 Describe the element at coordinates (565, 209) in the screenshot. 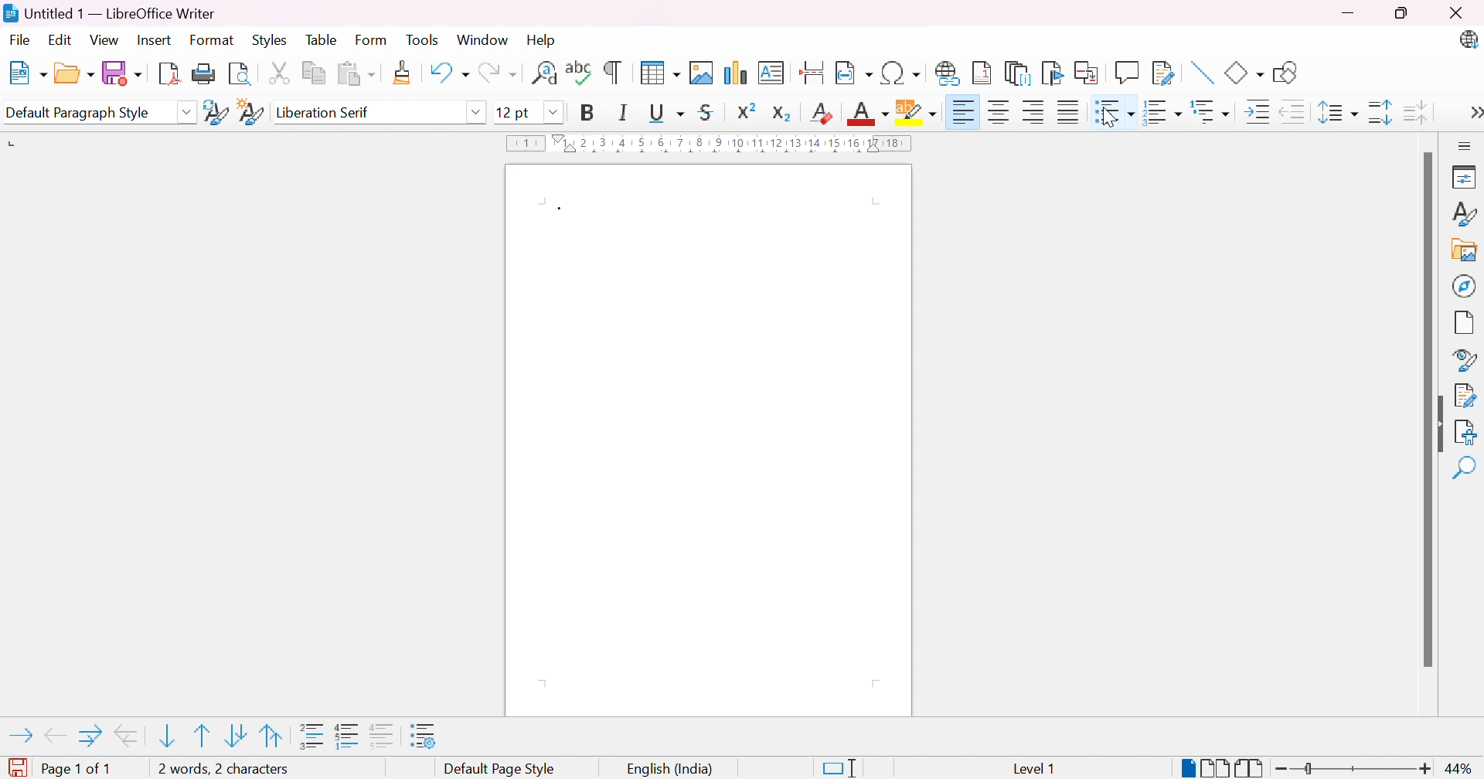

I see `Bullet point` at that location.